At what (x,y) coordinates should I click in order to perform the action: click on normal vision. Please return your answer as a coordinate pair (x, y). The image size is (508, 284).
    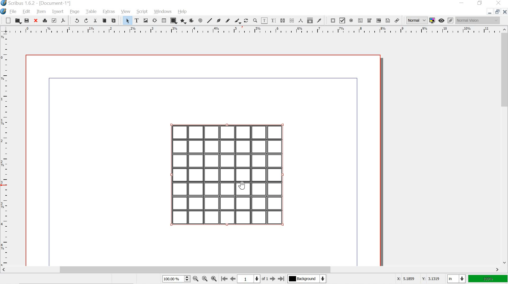
    Looking at the image, I should click on (478, 20).